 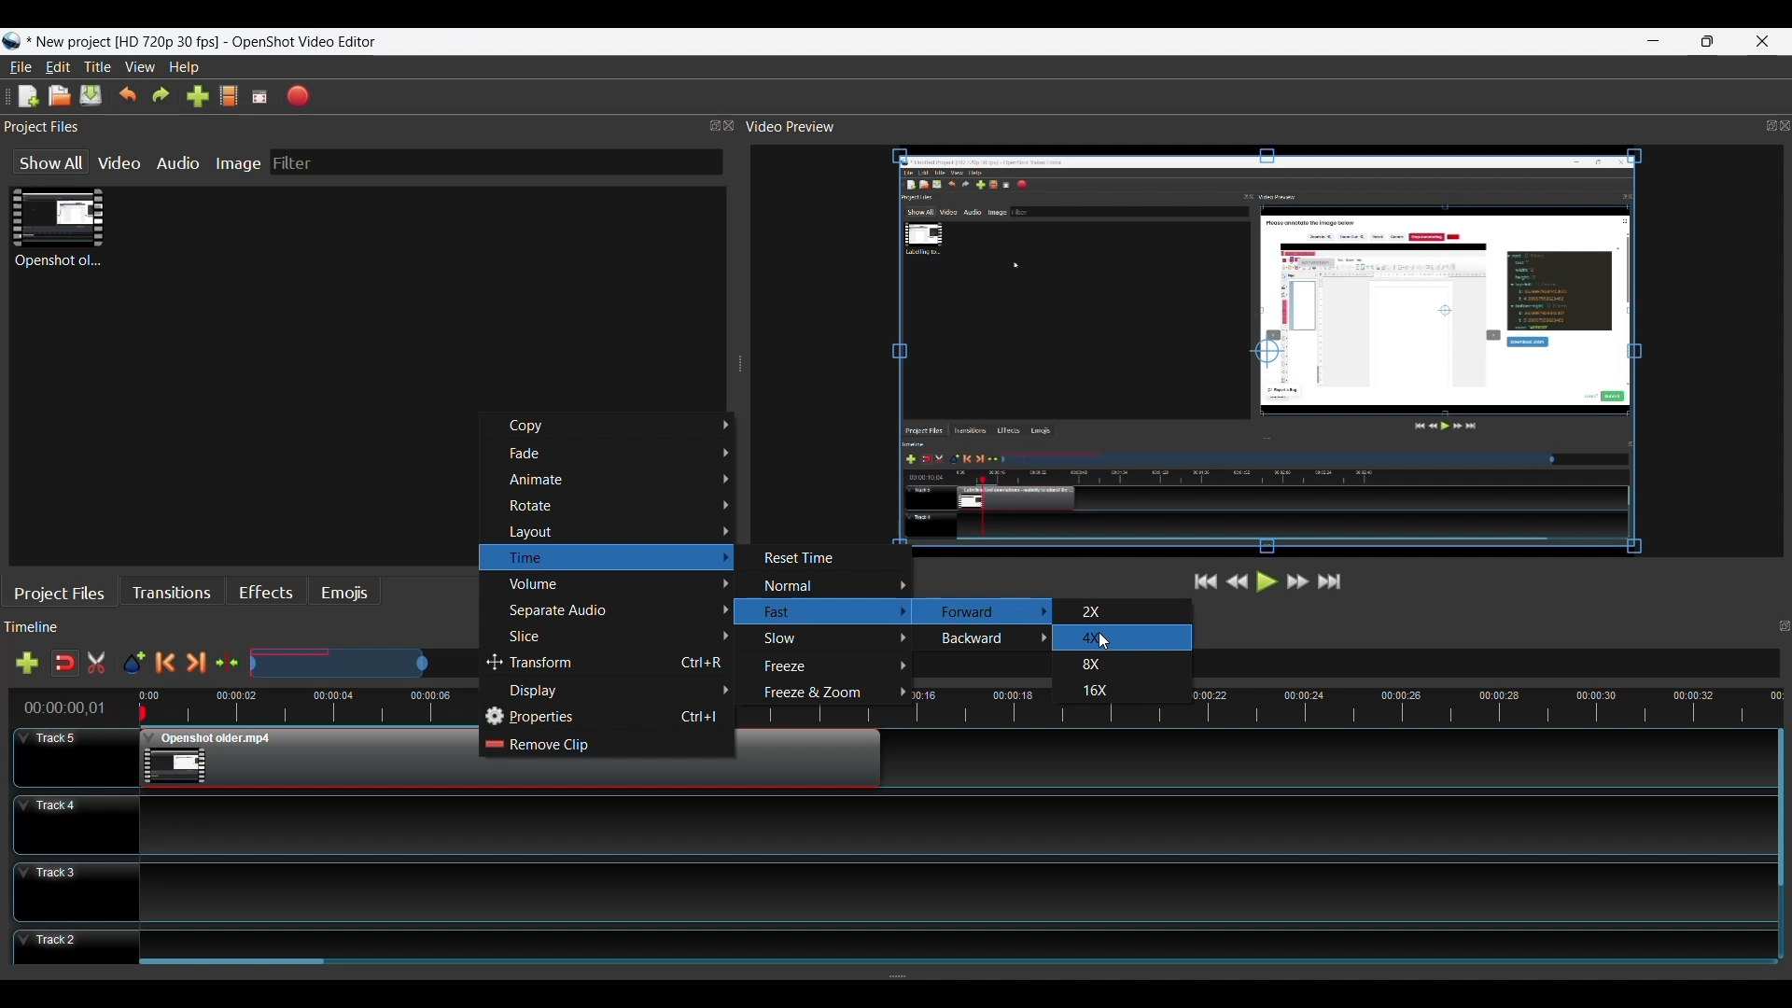 What do you see at coordinates (363, 661) in the screenshot?
I see `Zoom Slide` at bounding box center [363, 661].